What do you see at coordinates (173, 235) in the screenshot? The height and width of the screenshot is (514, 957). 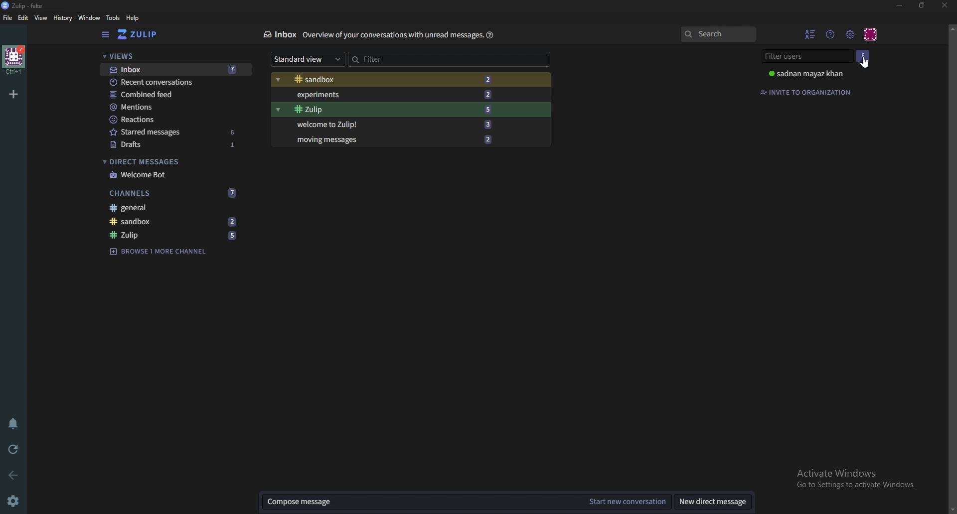 I see `Zulip` at bounding box center [173, 235].